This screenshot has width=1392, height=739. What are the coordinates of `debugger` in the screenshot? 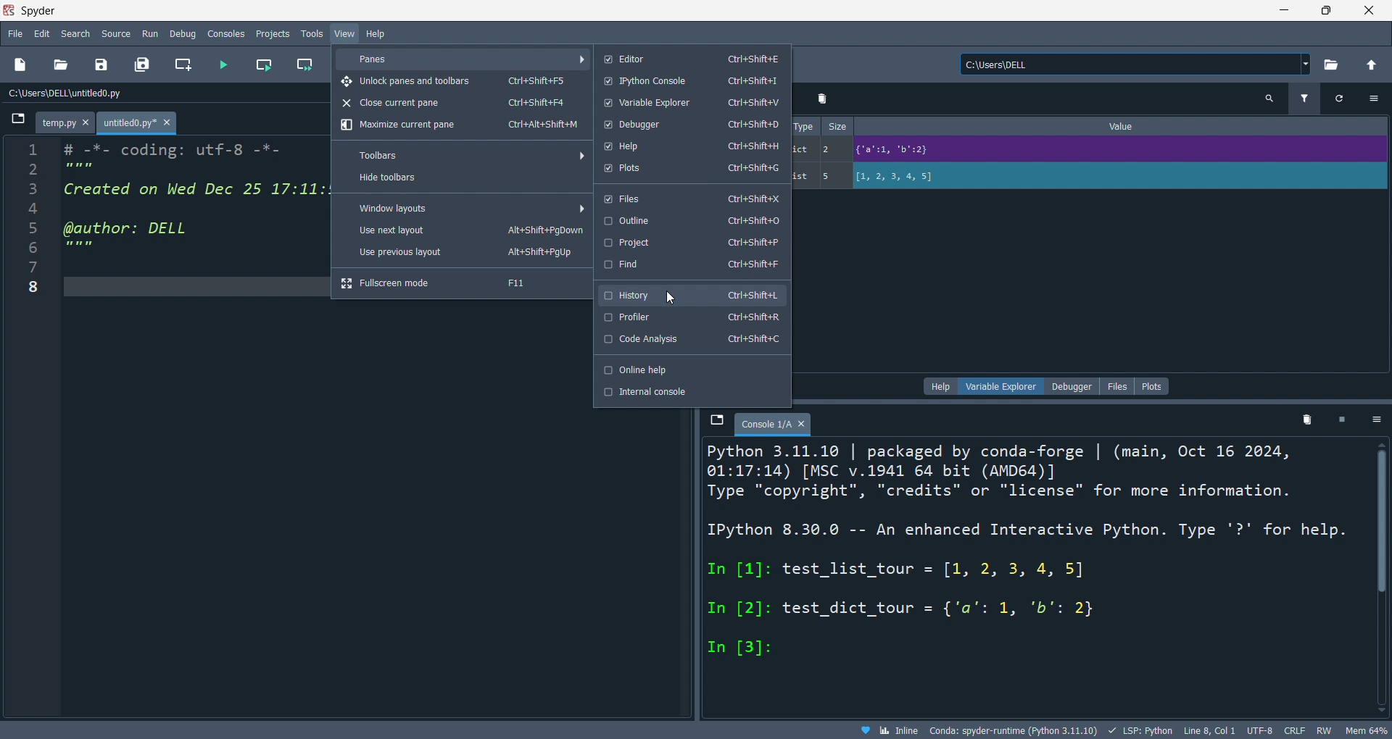 It's located at (1072, 386).